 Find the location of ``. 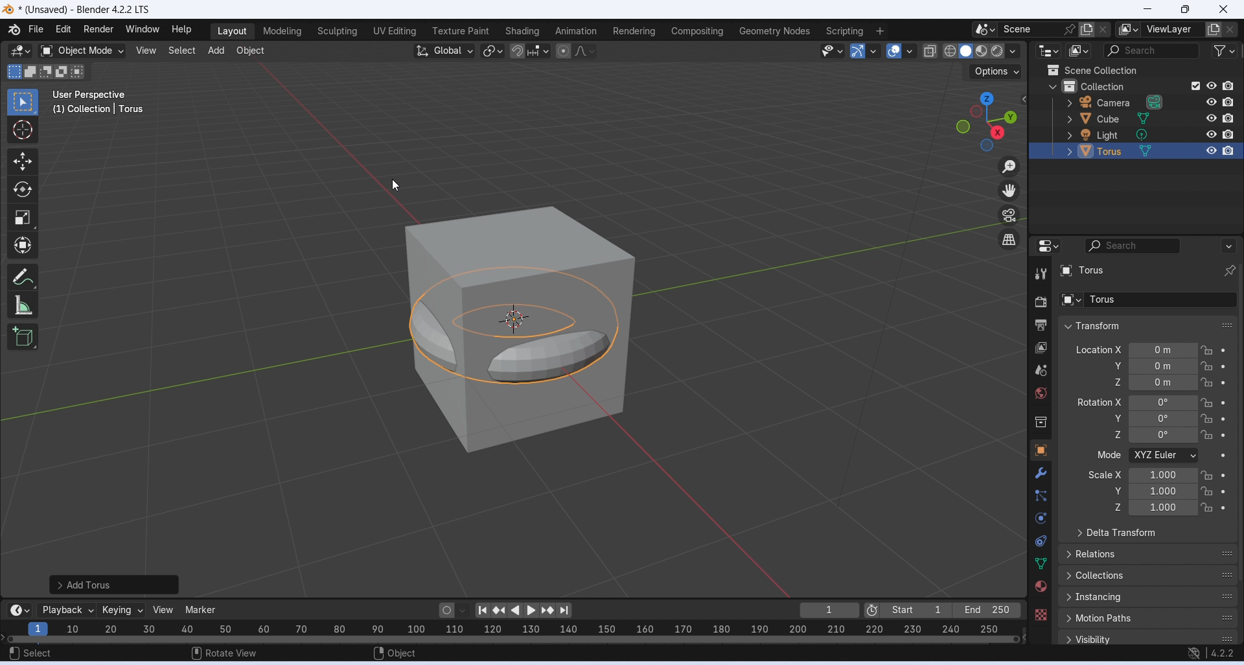

 is located at coordinates (36, 29).